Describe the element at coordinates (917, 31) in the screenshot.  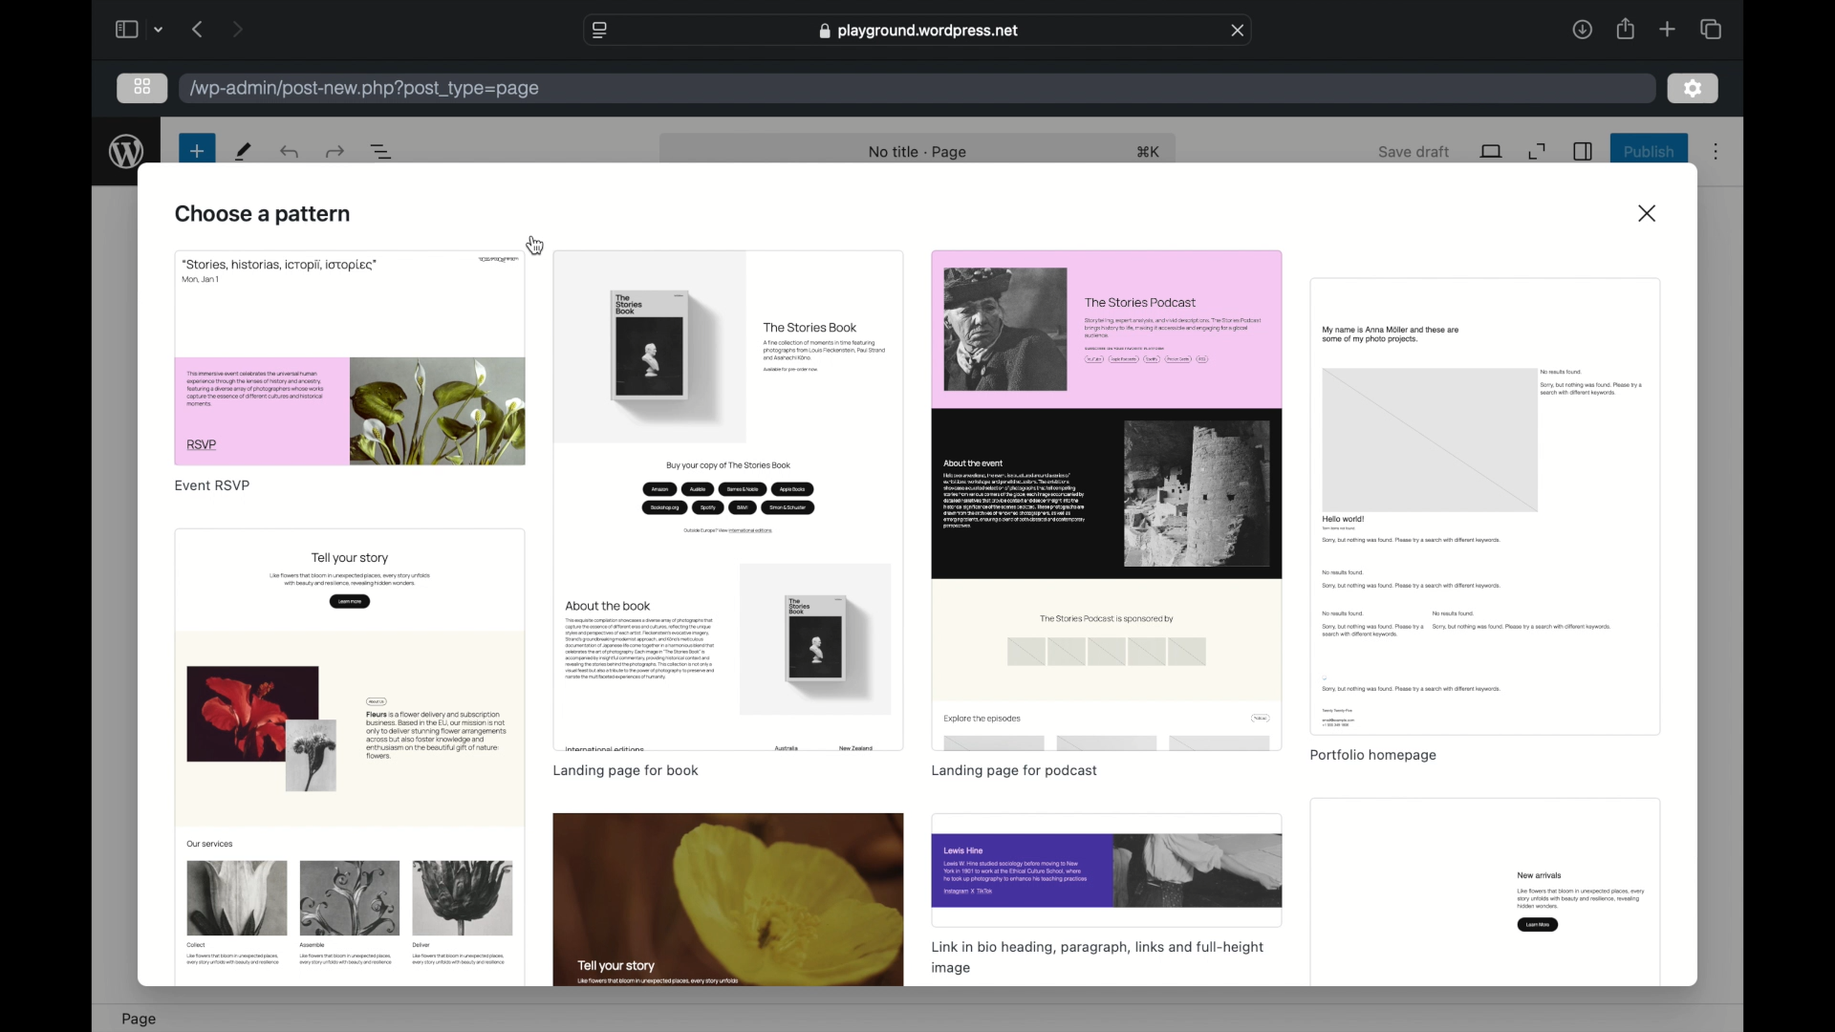
I see `web address` at that location.